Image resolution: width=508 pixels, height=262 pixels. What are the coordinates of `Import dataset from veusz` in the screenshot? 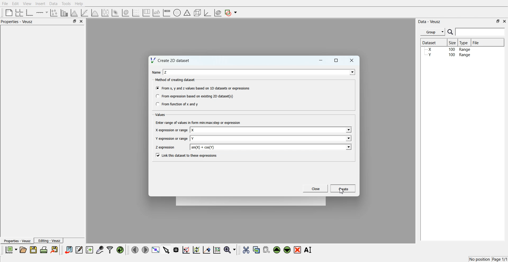 It's located at (69, 250).